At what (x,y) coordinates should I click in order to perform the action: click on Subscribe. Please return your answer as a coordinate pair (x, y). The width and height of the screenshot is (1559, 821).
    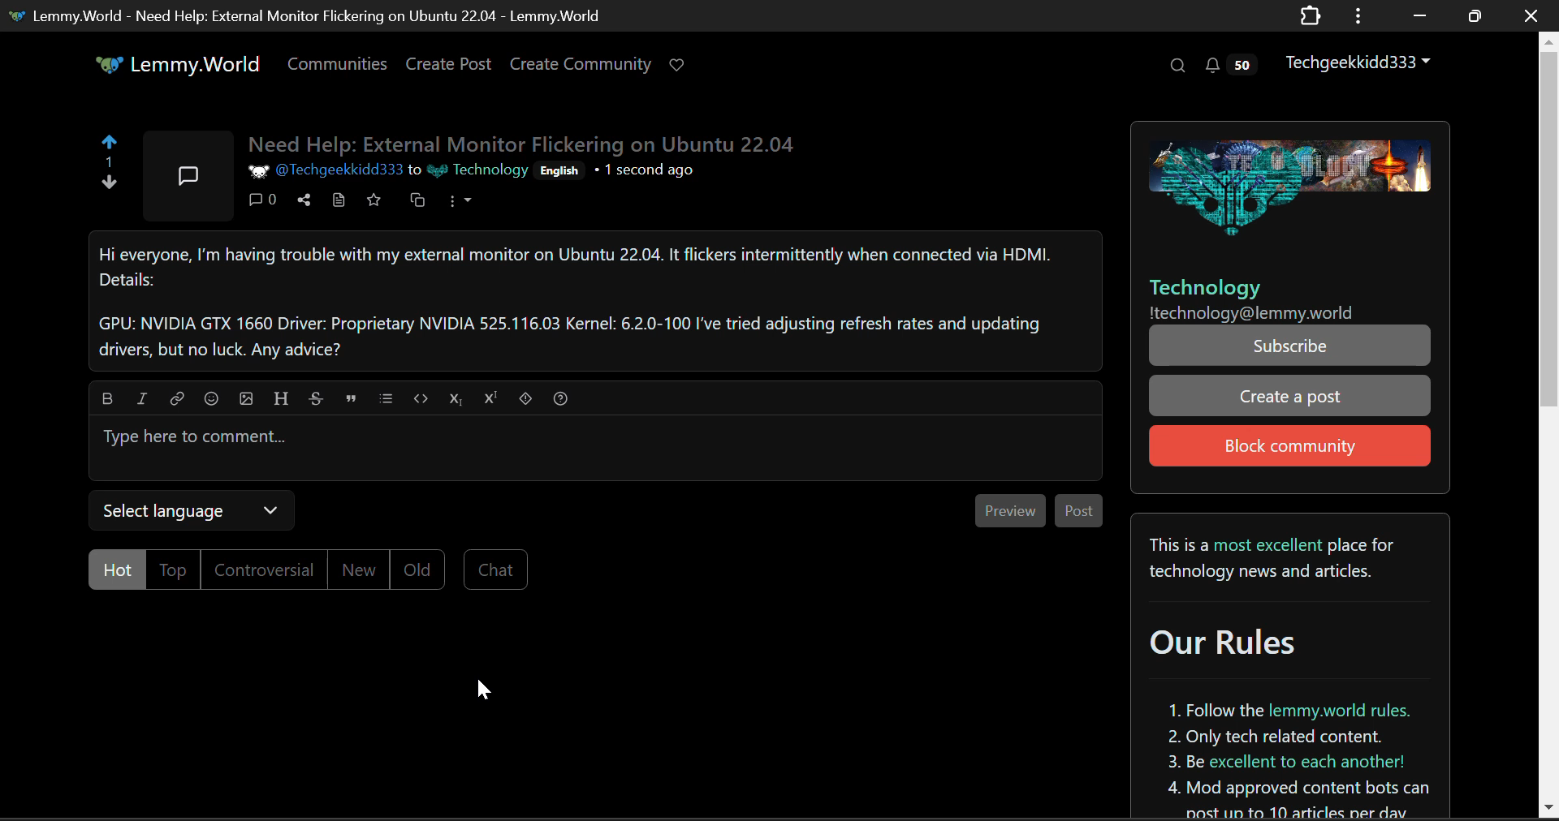
    Looking at the image, I should click on (1287, 348).